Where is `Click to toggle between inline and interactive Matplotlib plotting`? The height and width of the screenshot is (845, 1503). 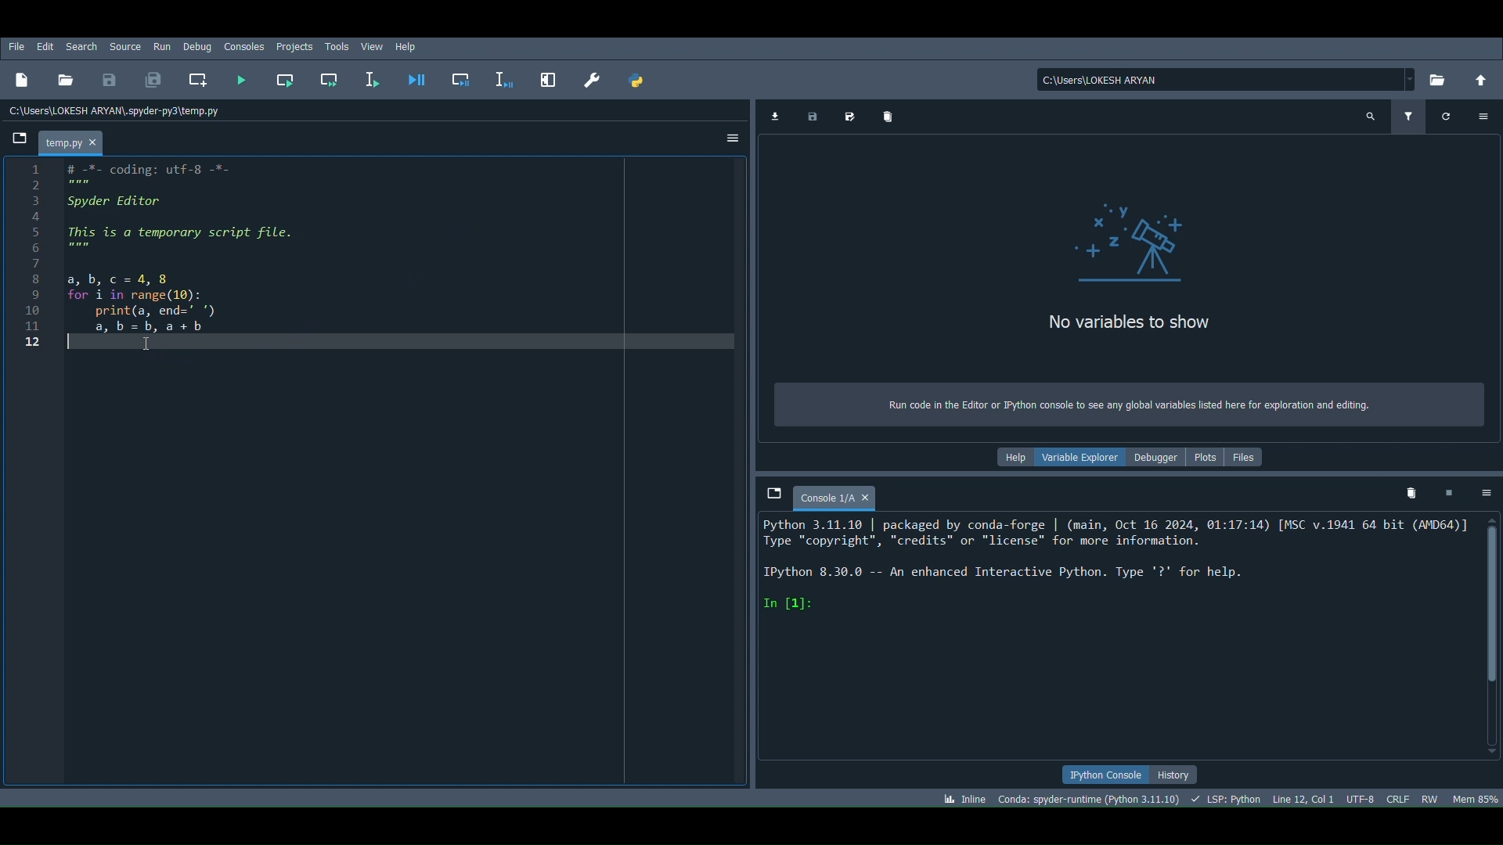
Click to toggle between inline and interactive Matplotlib plotting is located at coordinates (963, 797).